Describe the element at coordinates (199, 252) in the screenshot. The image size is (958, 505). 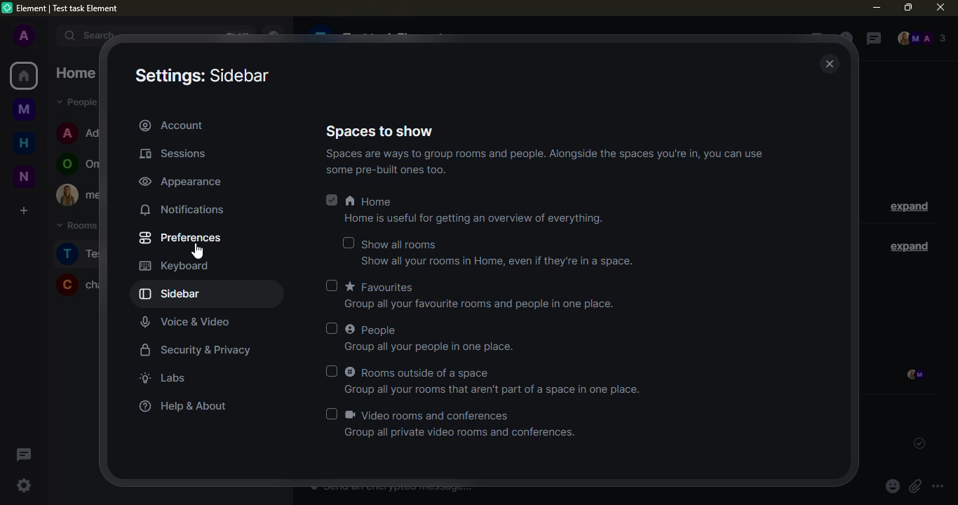
I see `cursor` at that location.